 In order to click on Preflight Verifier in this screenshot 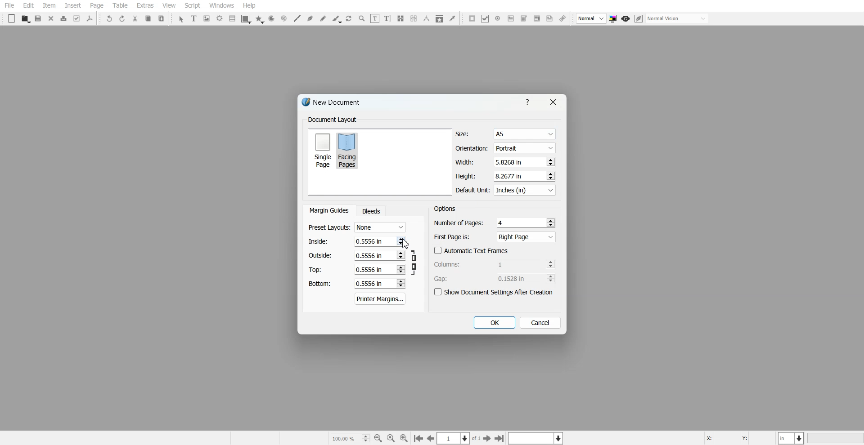, I will do `click(77, 18)`.